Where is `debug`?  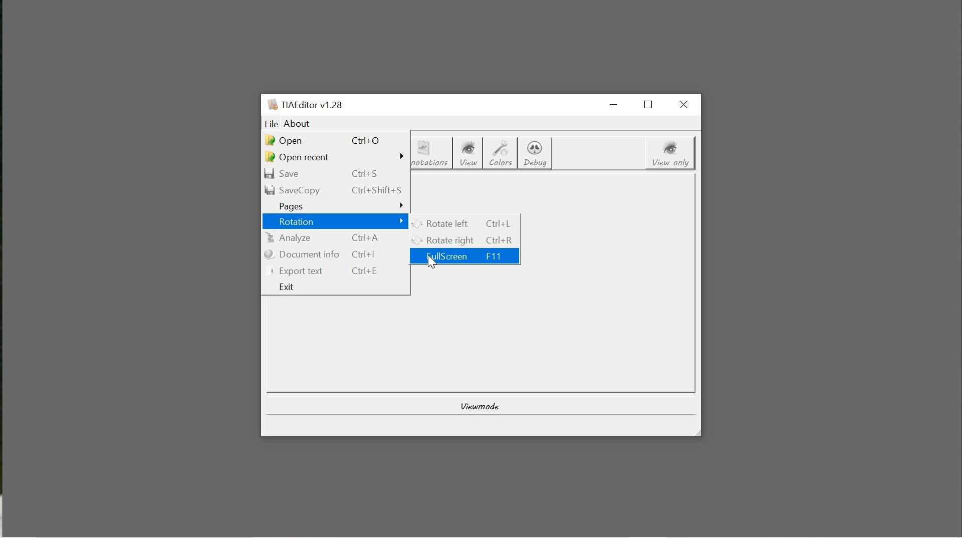 debug is located at coordinates (536, 153).